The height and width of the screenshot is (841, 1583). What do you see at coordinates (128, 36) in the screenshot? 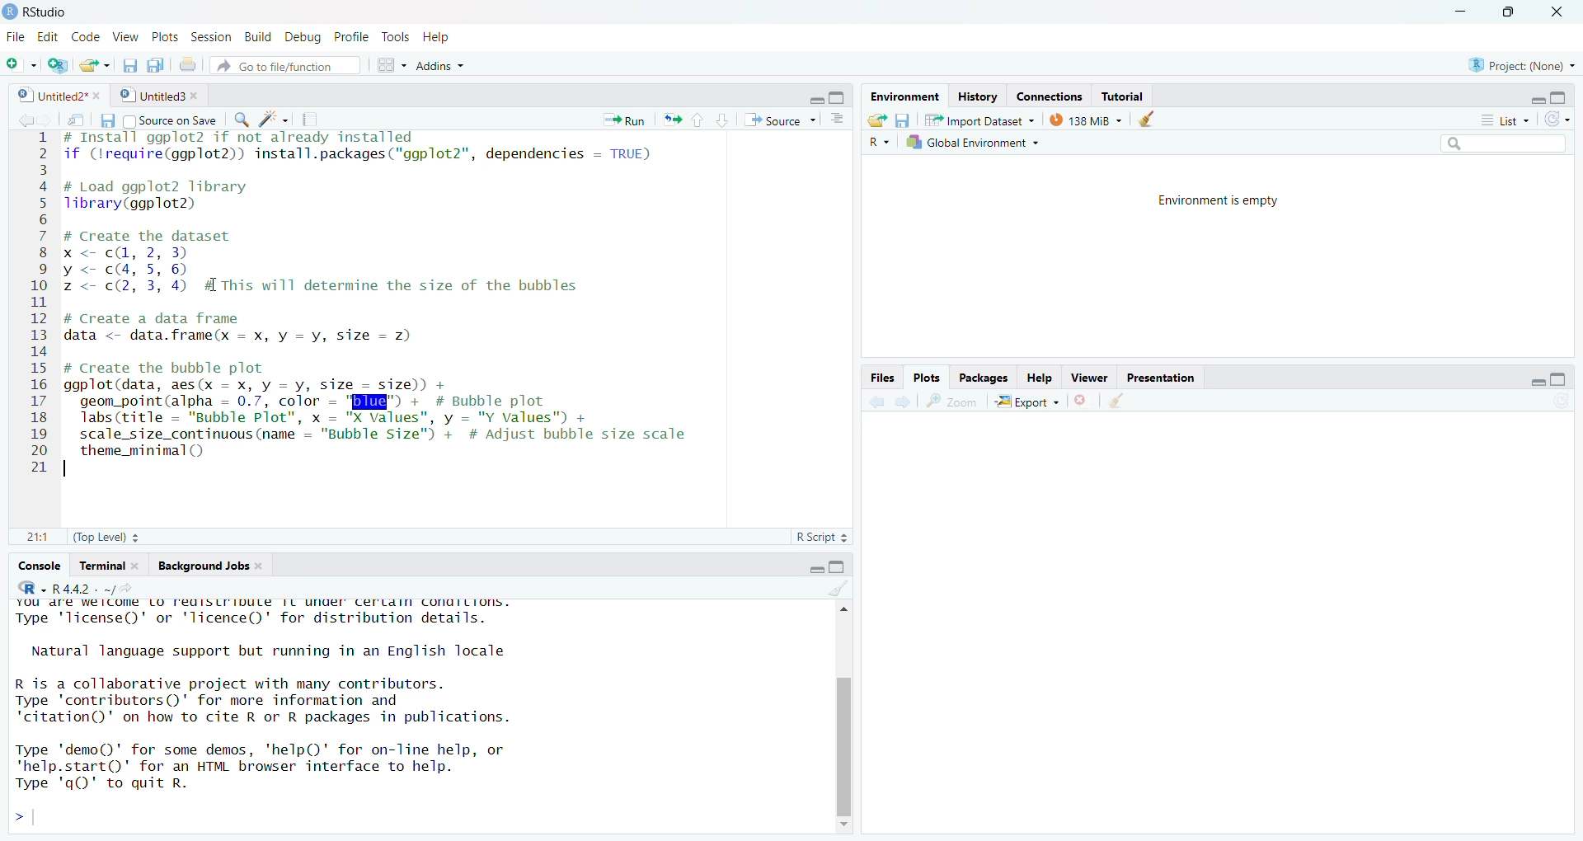
I see `> View` at bounding box center [128, 36].